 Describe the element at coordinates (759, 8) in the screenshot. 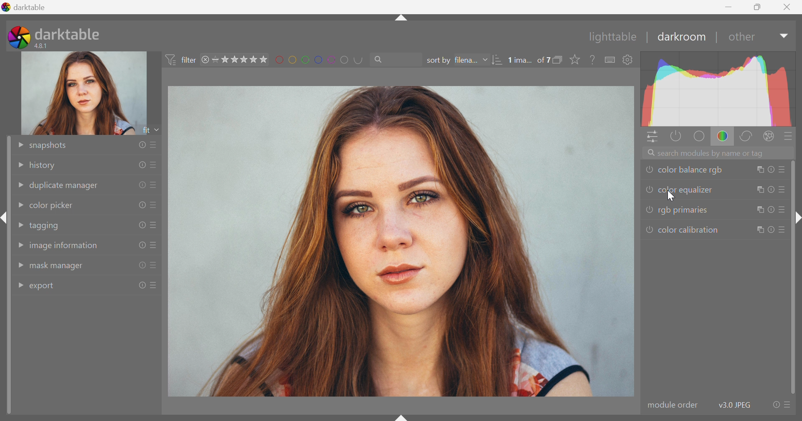

I see `Restore Down` at that location.